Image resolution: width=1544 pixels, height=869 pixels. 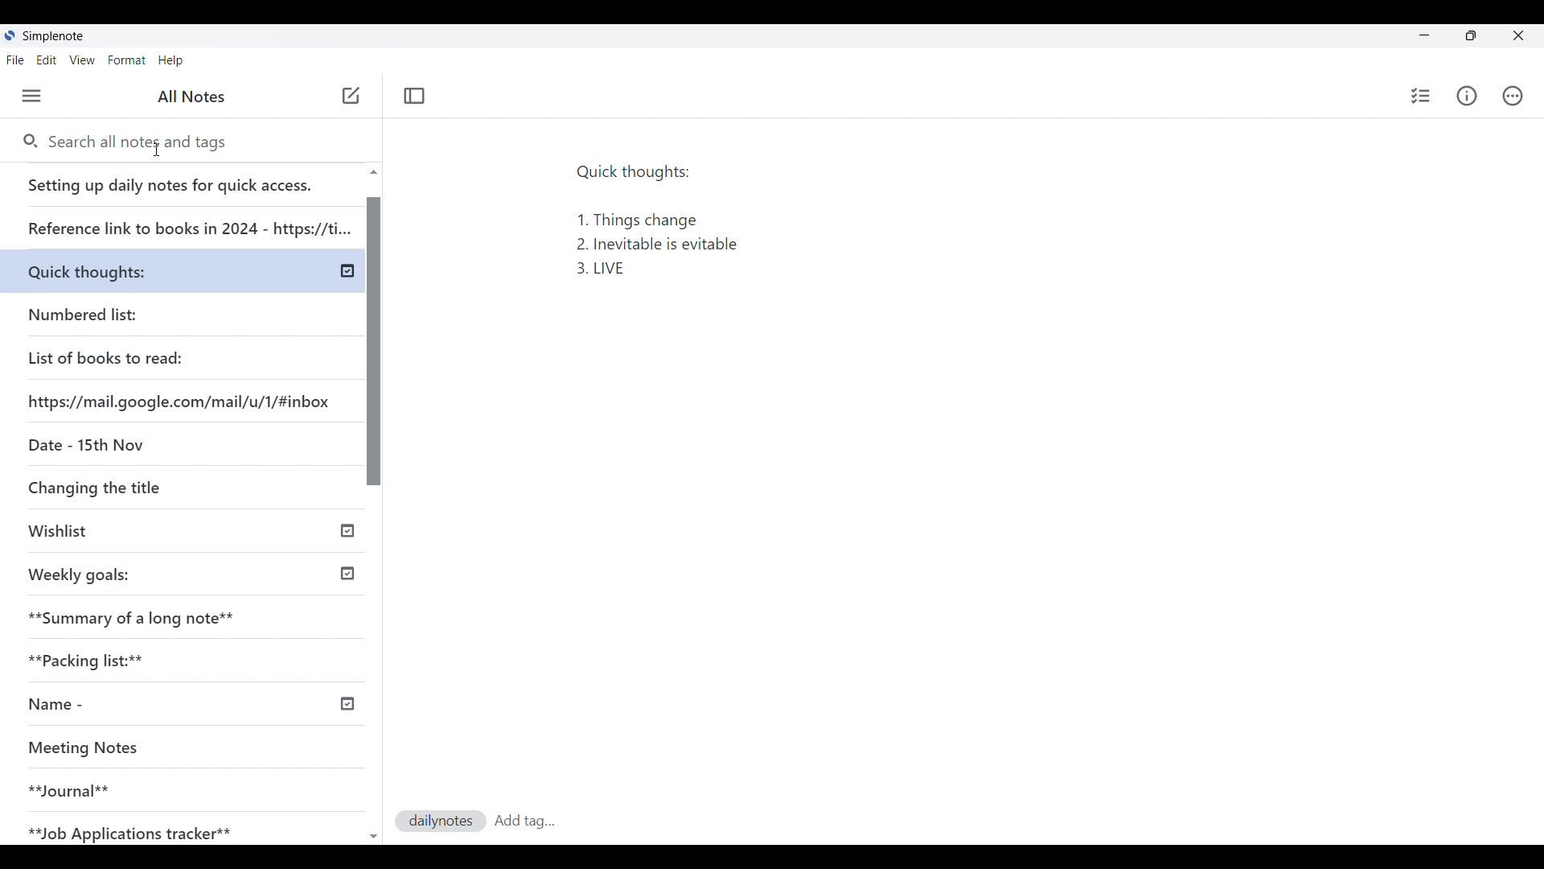 I want to click on Show in smaller tab, so click(x=1471, y=35).